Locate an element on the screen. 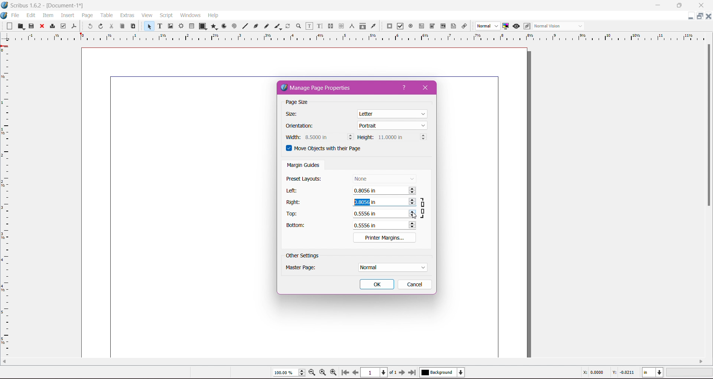 This screenshot has height=379, width=713. Select the visual appearance of the display is located at coordinates (560, 26).